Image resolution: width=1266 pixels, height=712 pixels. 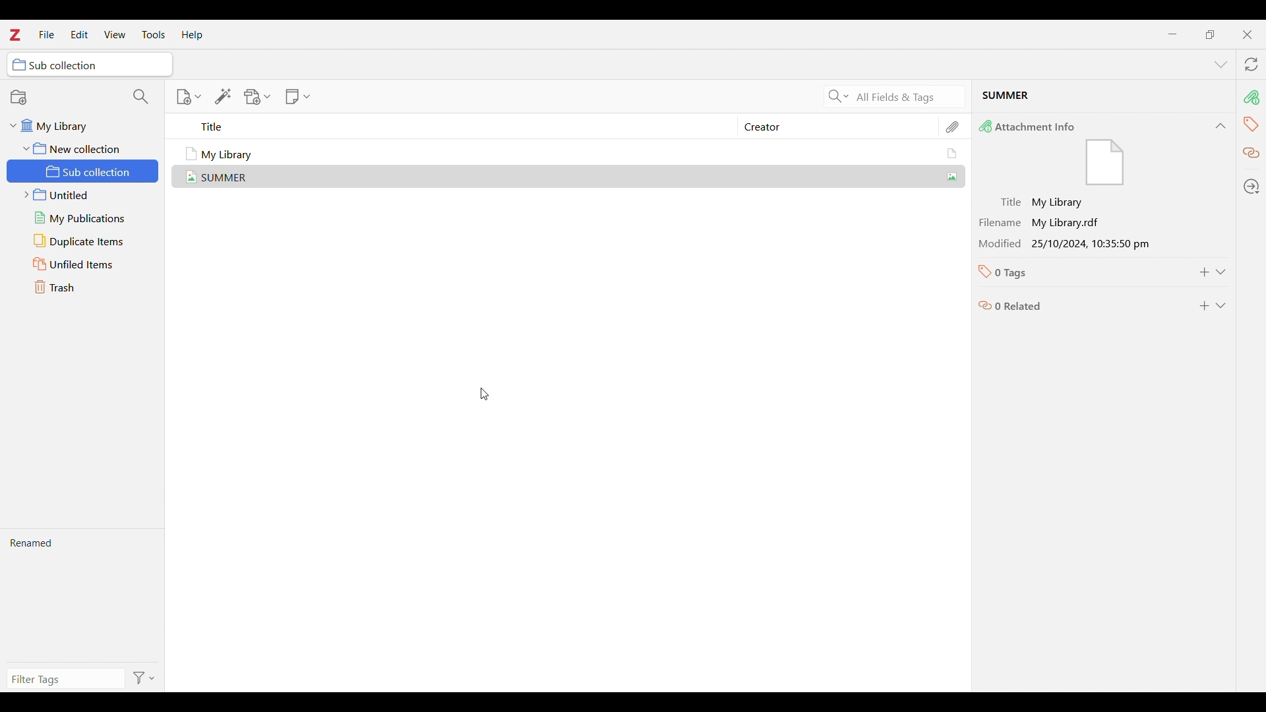 I want to click on sub selection, so click(x=90, y=64).